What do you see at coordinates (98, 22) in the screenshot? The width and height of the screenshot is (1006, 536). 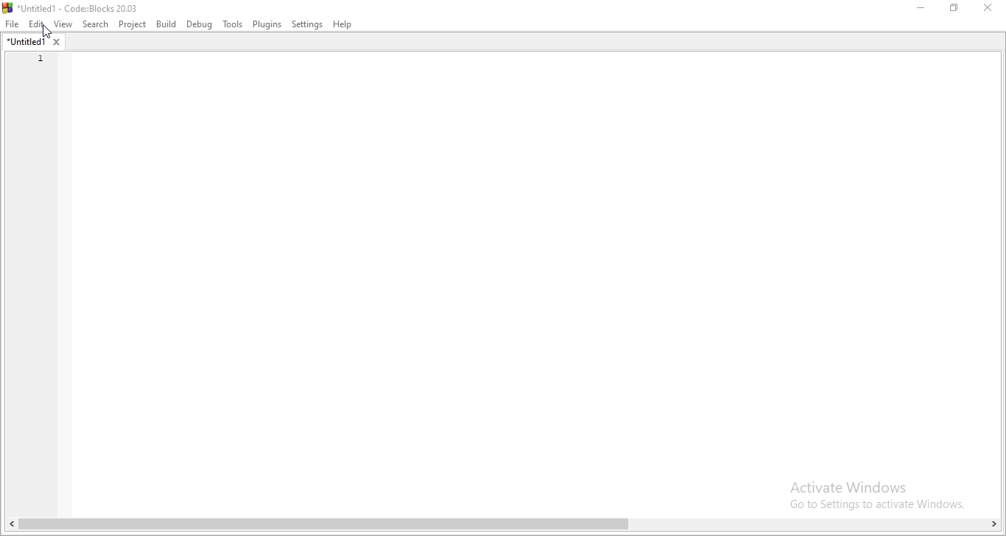 I see `search` at bounding box center [98, 22].